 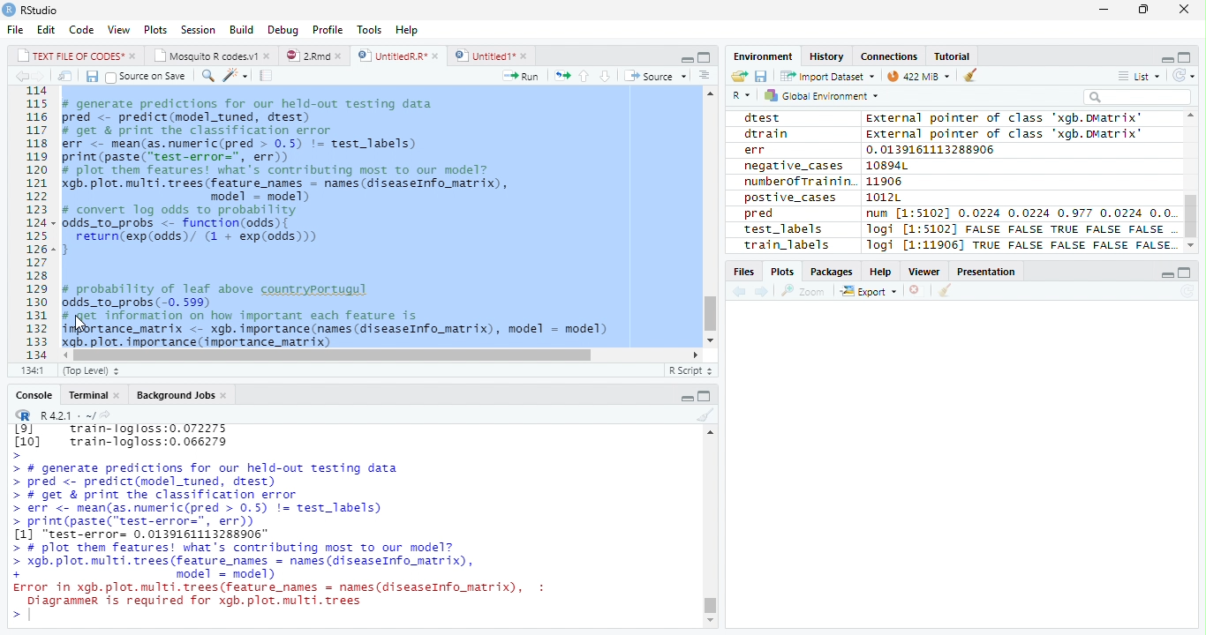 I want to click on Presentation, so click(x=988, y=270).